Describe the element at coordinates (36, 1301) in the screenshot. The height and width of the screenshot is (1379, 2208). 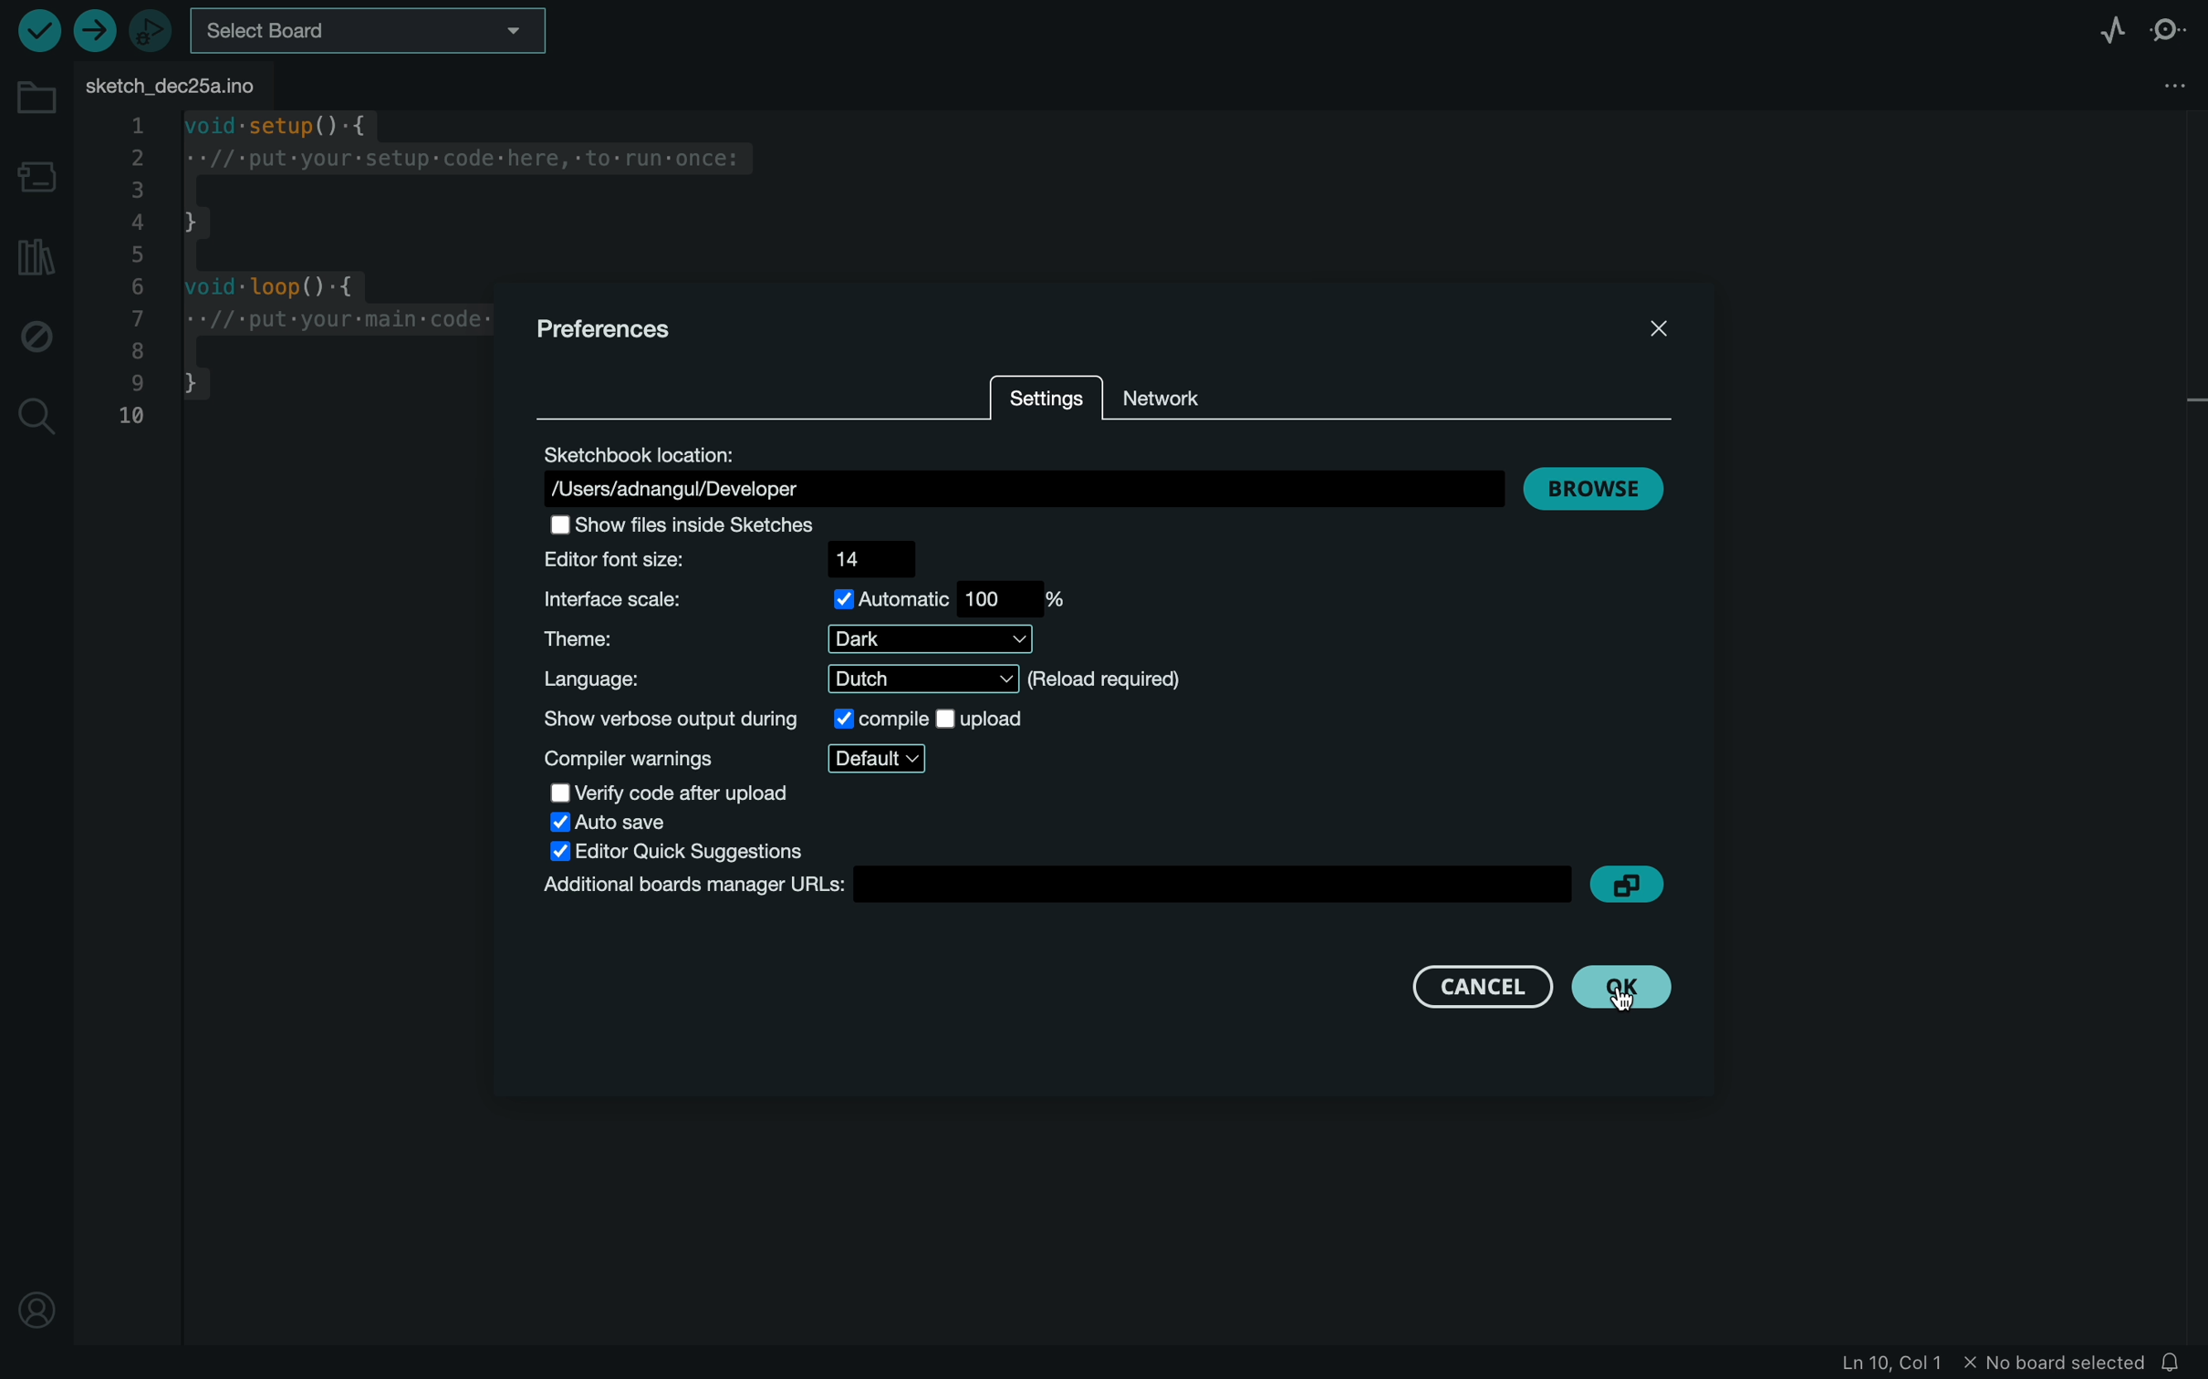
I see `profile` at that location.